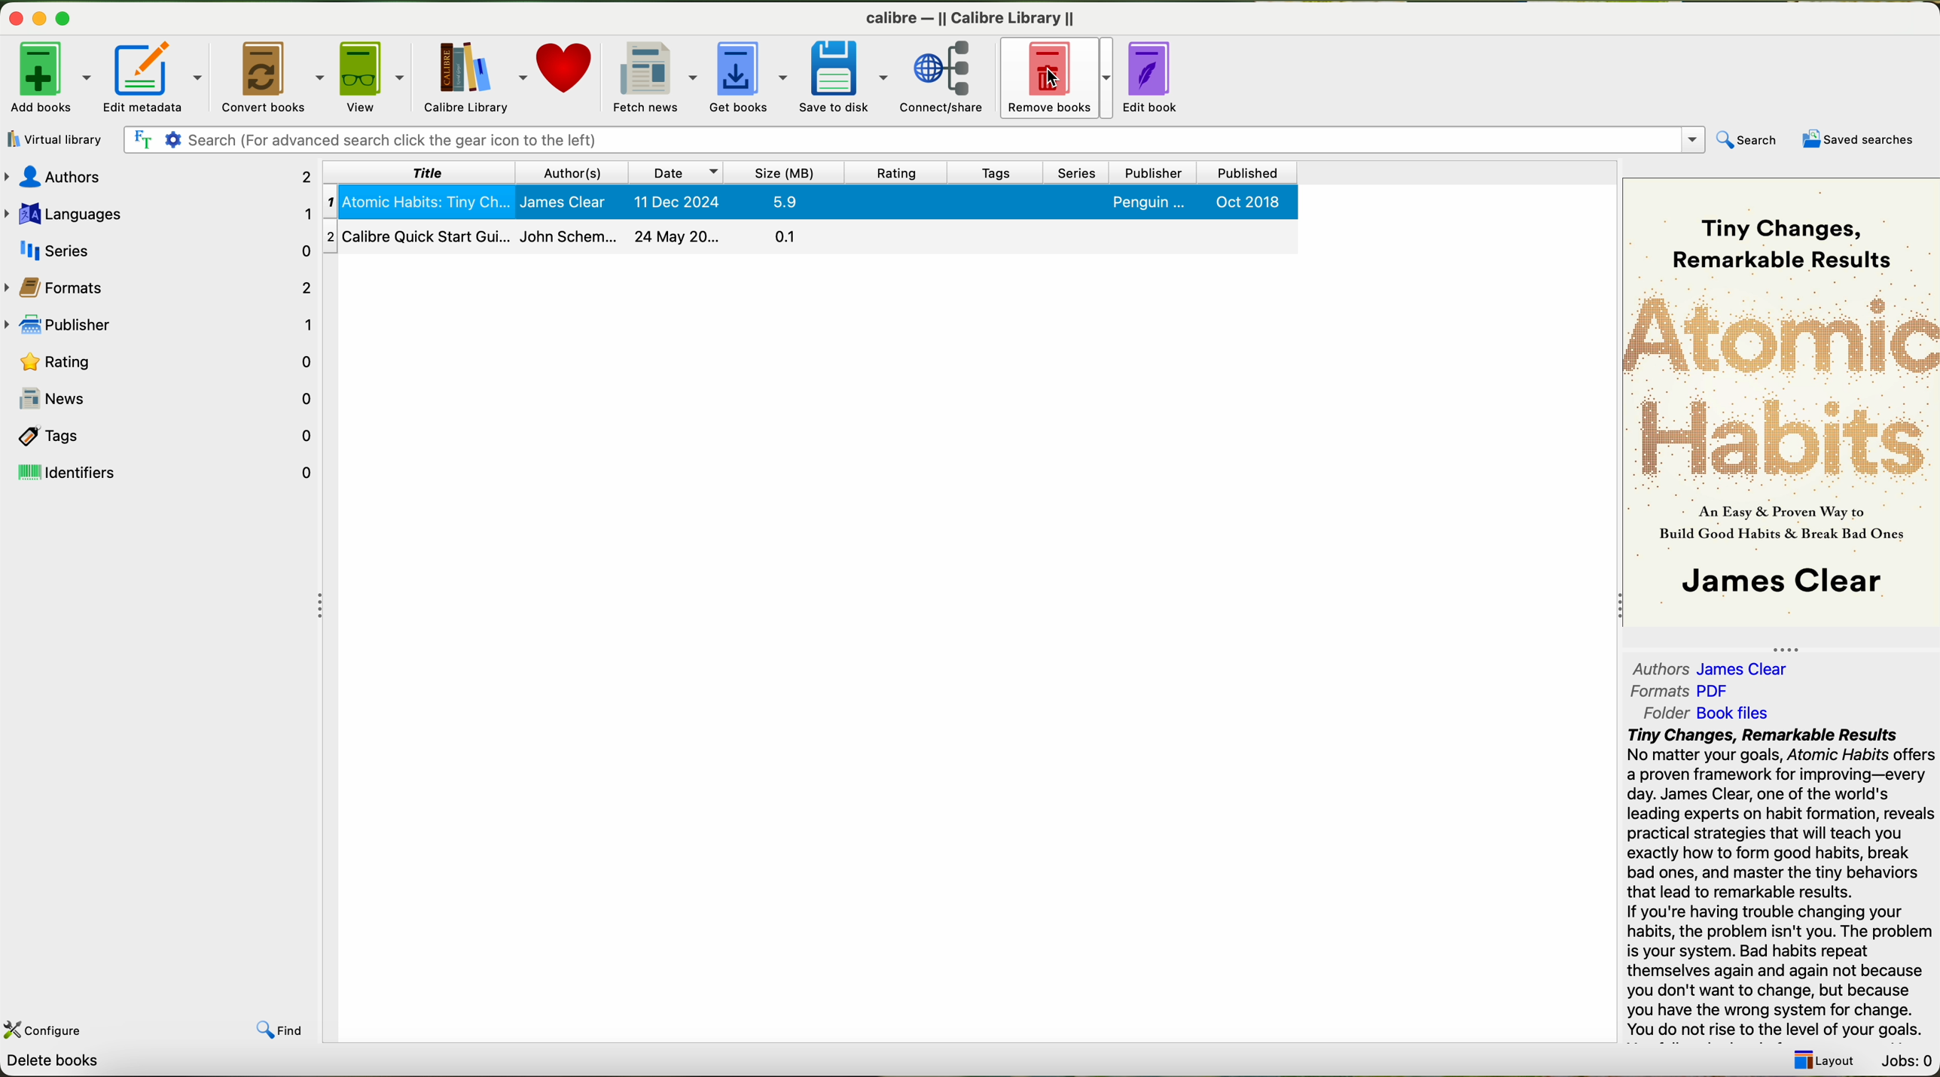 The image size is (1940, 1077). Describe the element at coordinates (897, 171) in the screenshot. I see `rating` at that location.